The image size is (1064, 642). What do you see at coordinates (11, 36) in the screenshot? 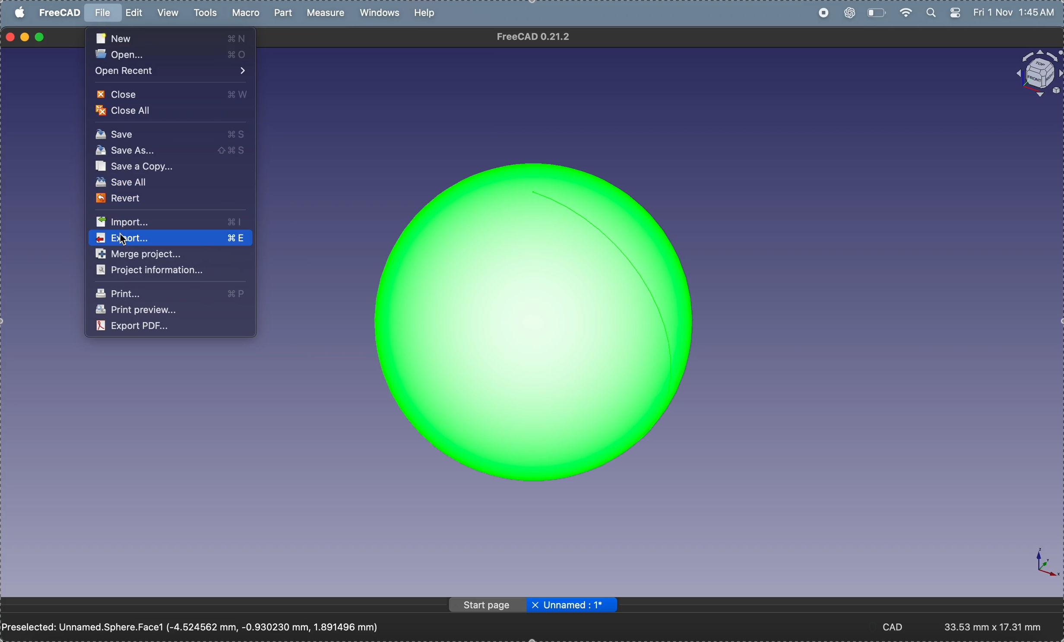
I see `closing window` at bounding box center [11, 36].